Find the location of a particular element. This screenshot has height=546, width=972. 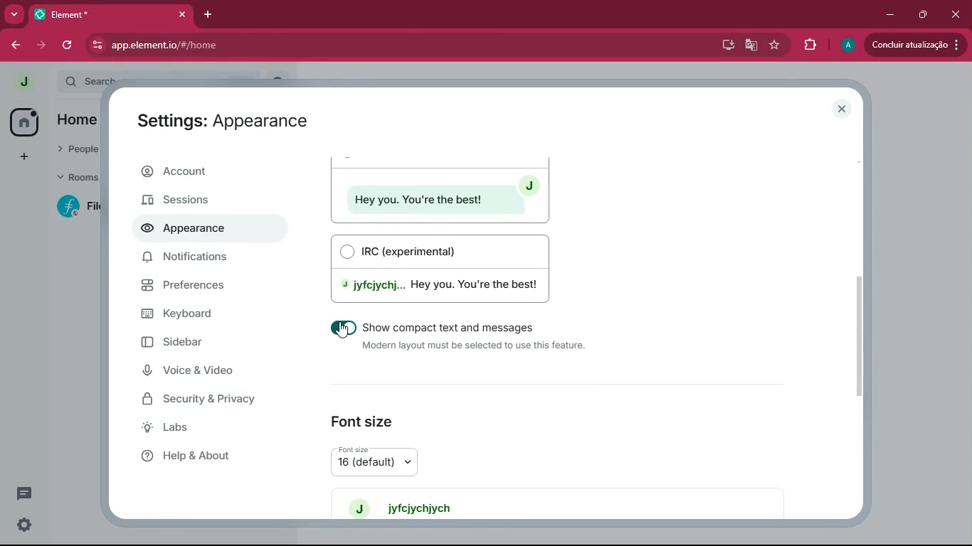

labs is located at coordinates (204, 429).